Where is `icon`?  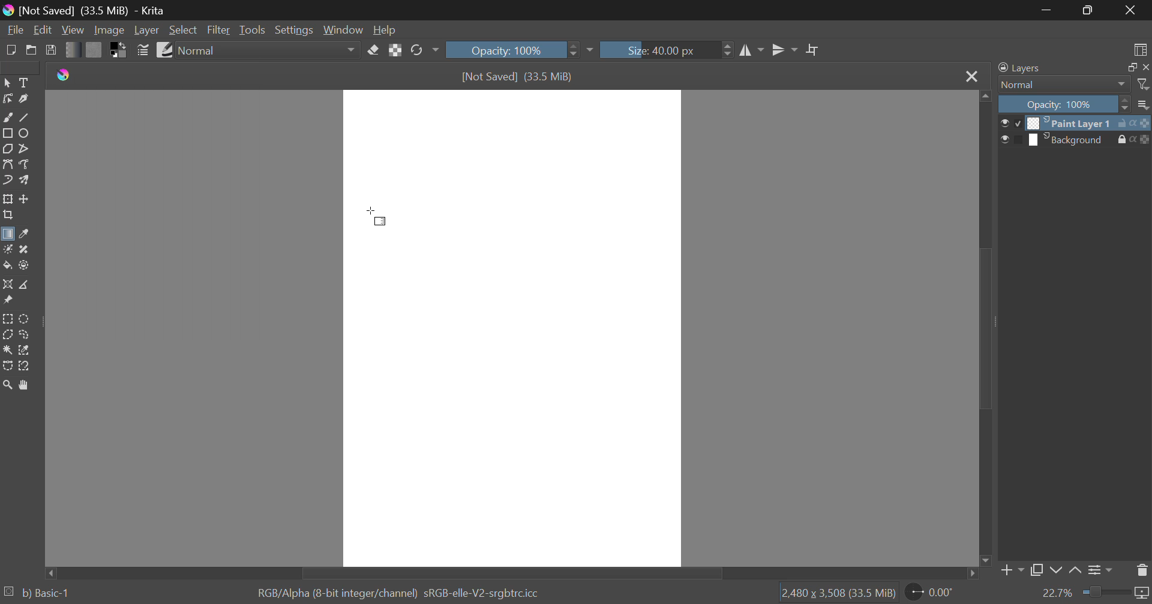 icon is located at coordinates (1142, 122).